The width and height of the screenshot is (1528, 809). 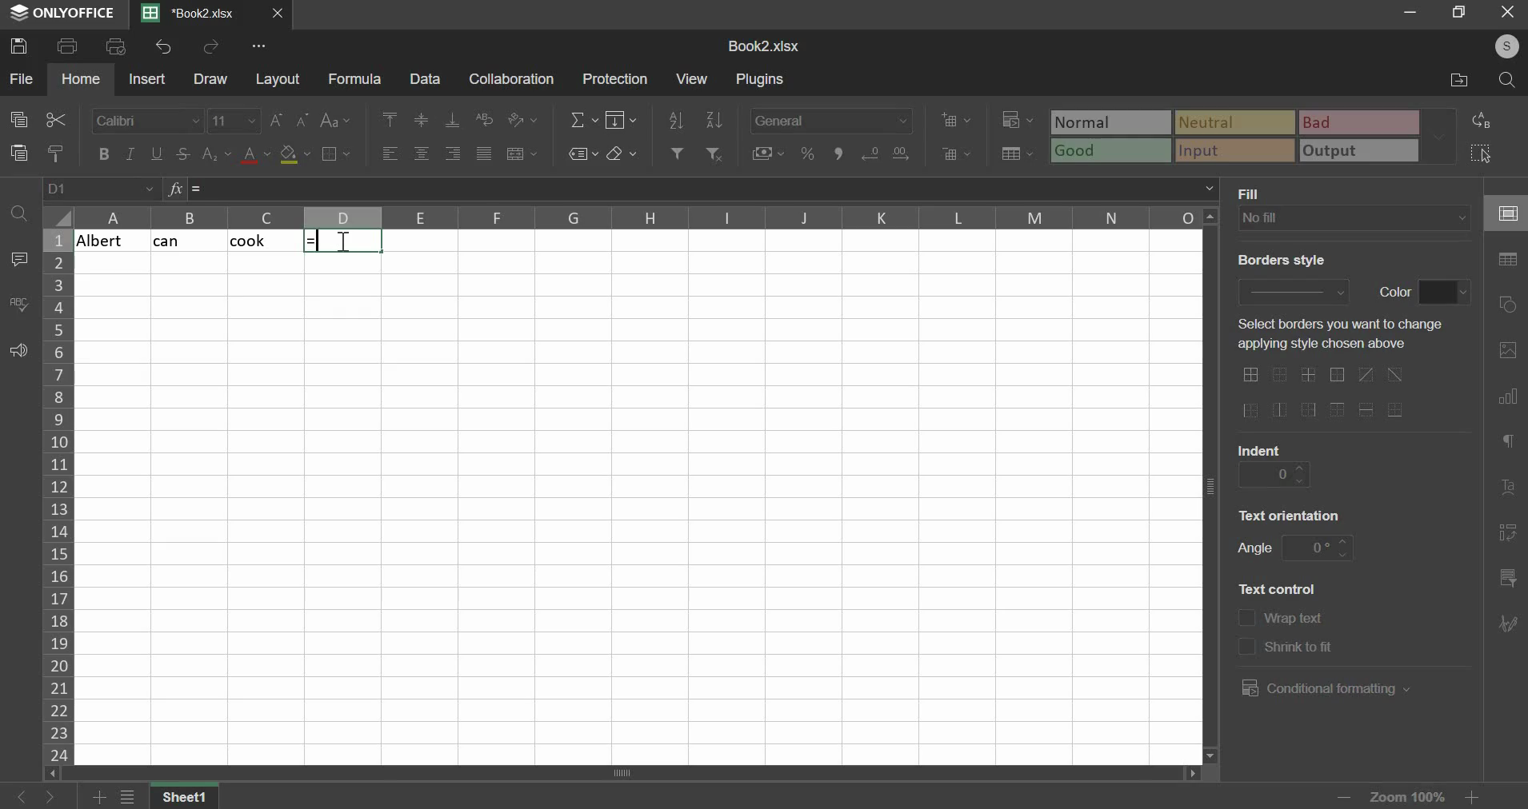 What do you see at coordinates (1507, 400) in the screenshot?
I see `chart` at bounding box center [1507, 400].